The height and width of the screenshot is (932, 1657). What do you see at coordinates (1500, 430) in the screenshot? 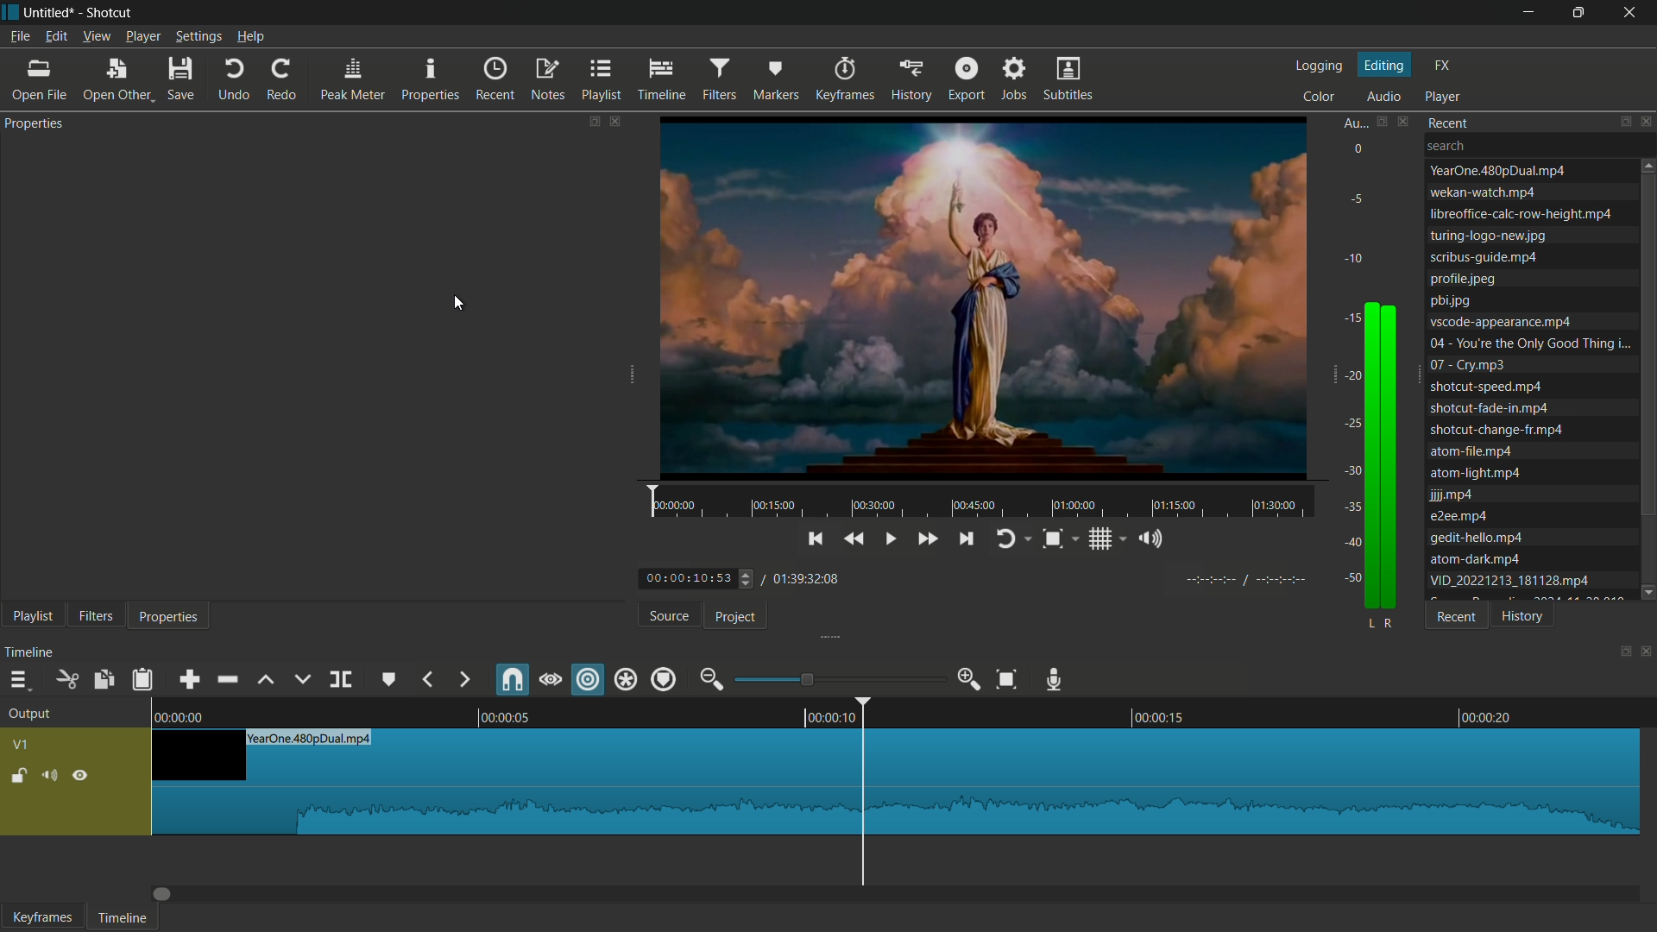
I see `file-13` at bounding box center [1500, 430].